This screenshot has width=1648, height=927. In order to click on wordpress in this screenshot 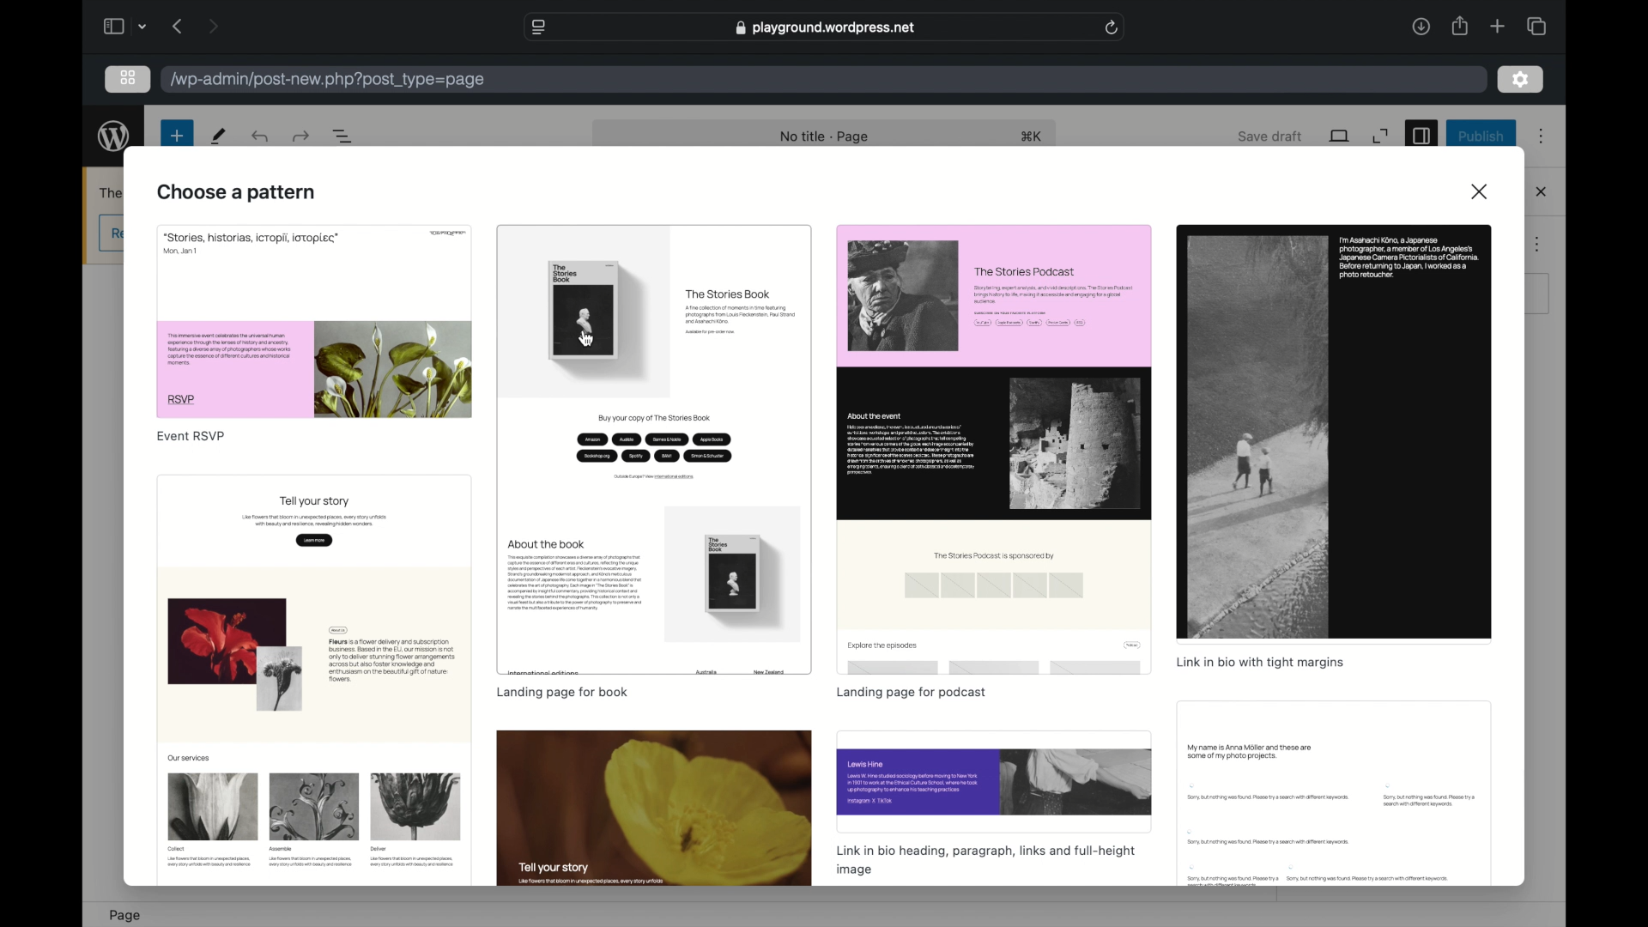, I will do `click(115, 136)`.